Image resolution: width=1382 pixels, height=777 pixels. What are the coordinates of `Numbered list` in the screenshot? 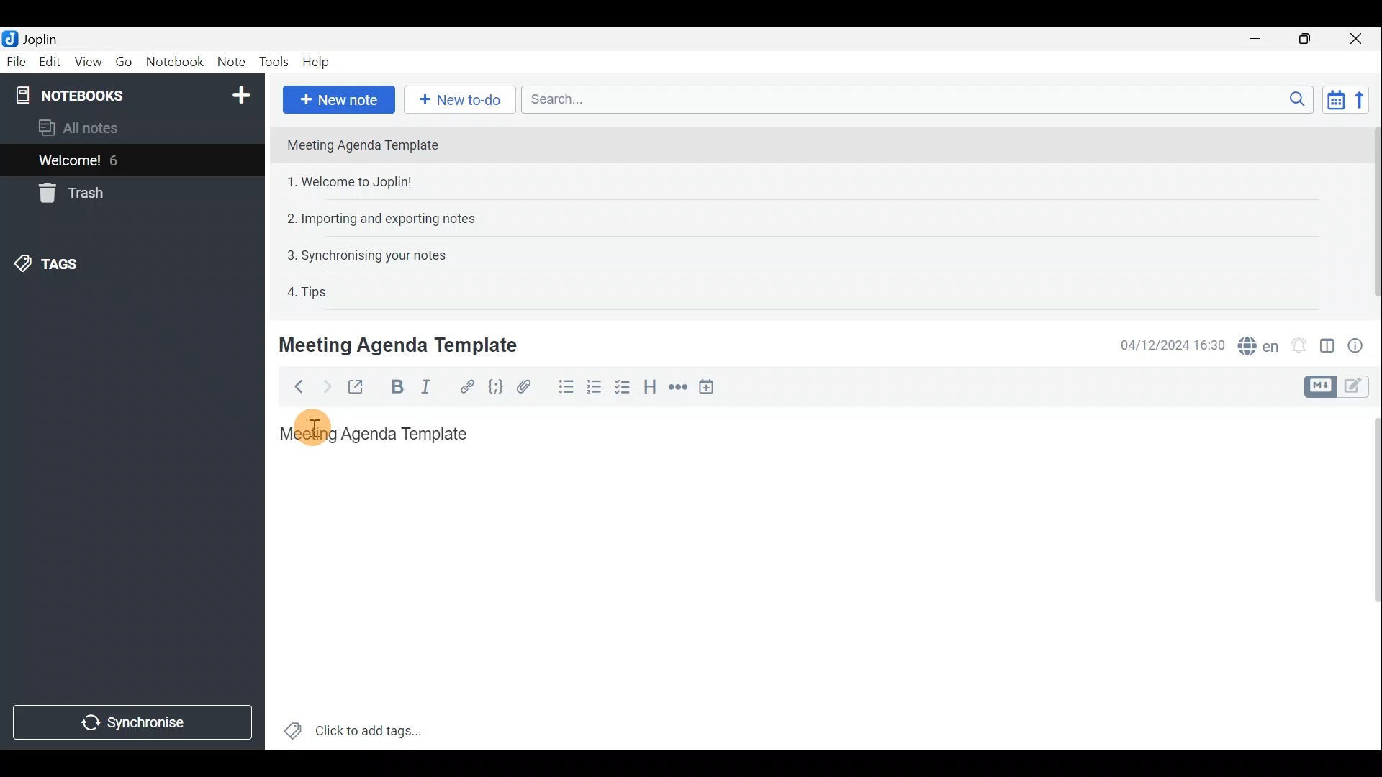 It's located at (595, 389).